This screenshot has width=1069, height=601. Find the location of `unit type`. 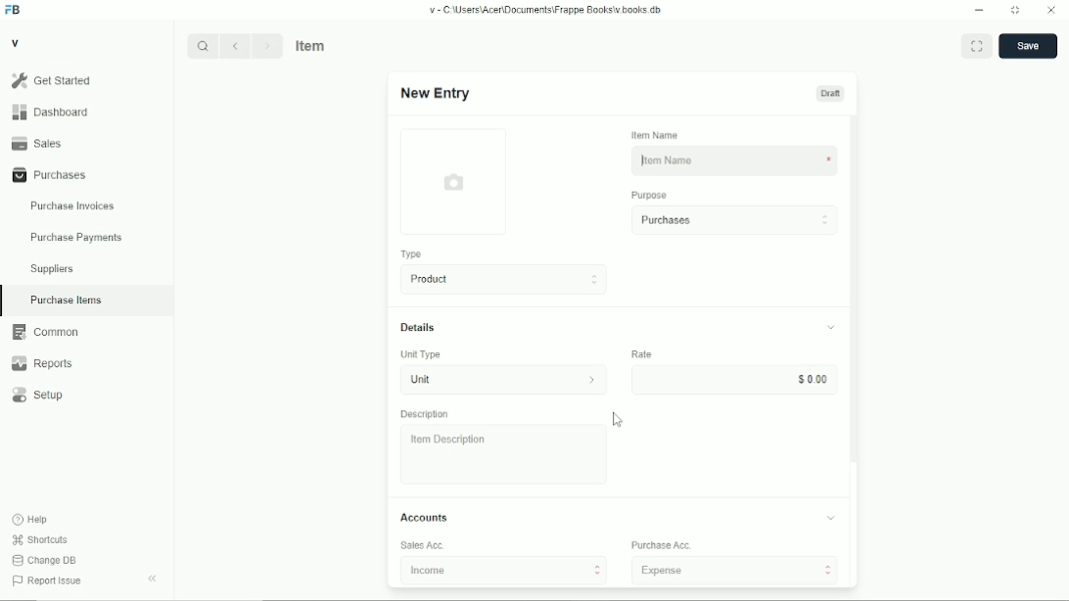

unit type is located at coordinates (421, 354).